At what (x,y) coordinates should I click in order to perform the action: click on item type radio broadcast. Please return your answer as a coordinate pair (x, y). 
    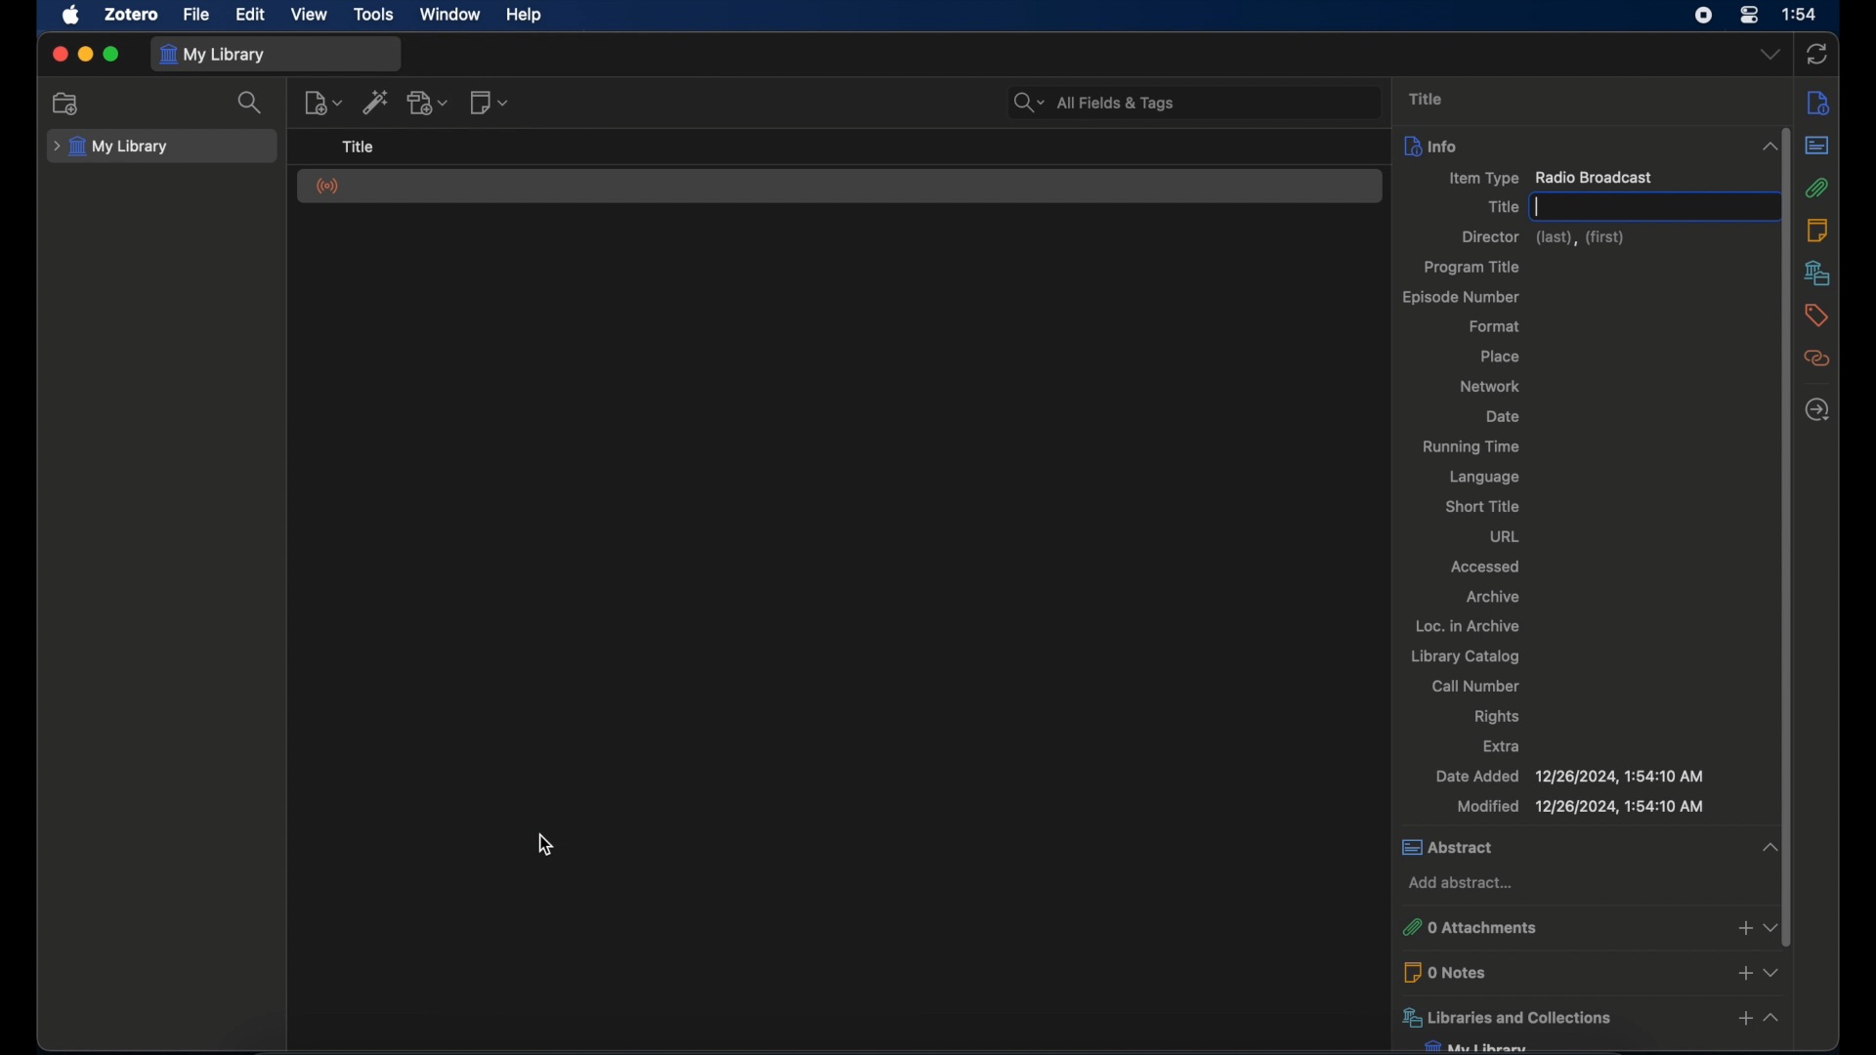
    Looking at the image, I should click on (1550, 179).